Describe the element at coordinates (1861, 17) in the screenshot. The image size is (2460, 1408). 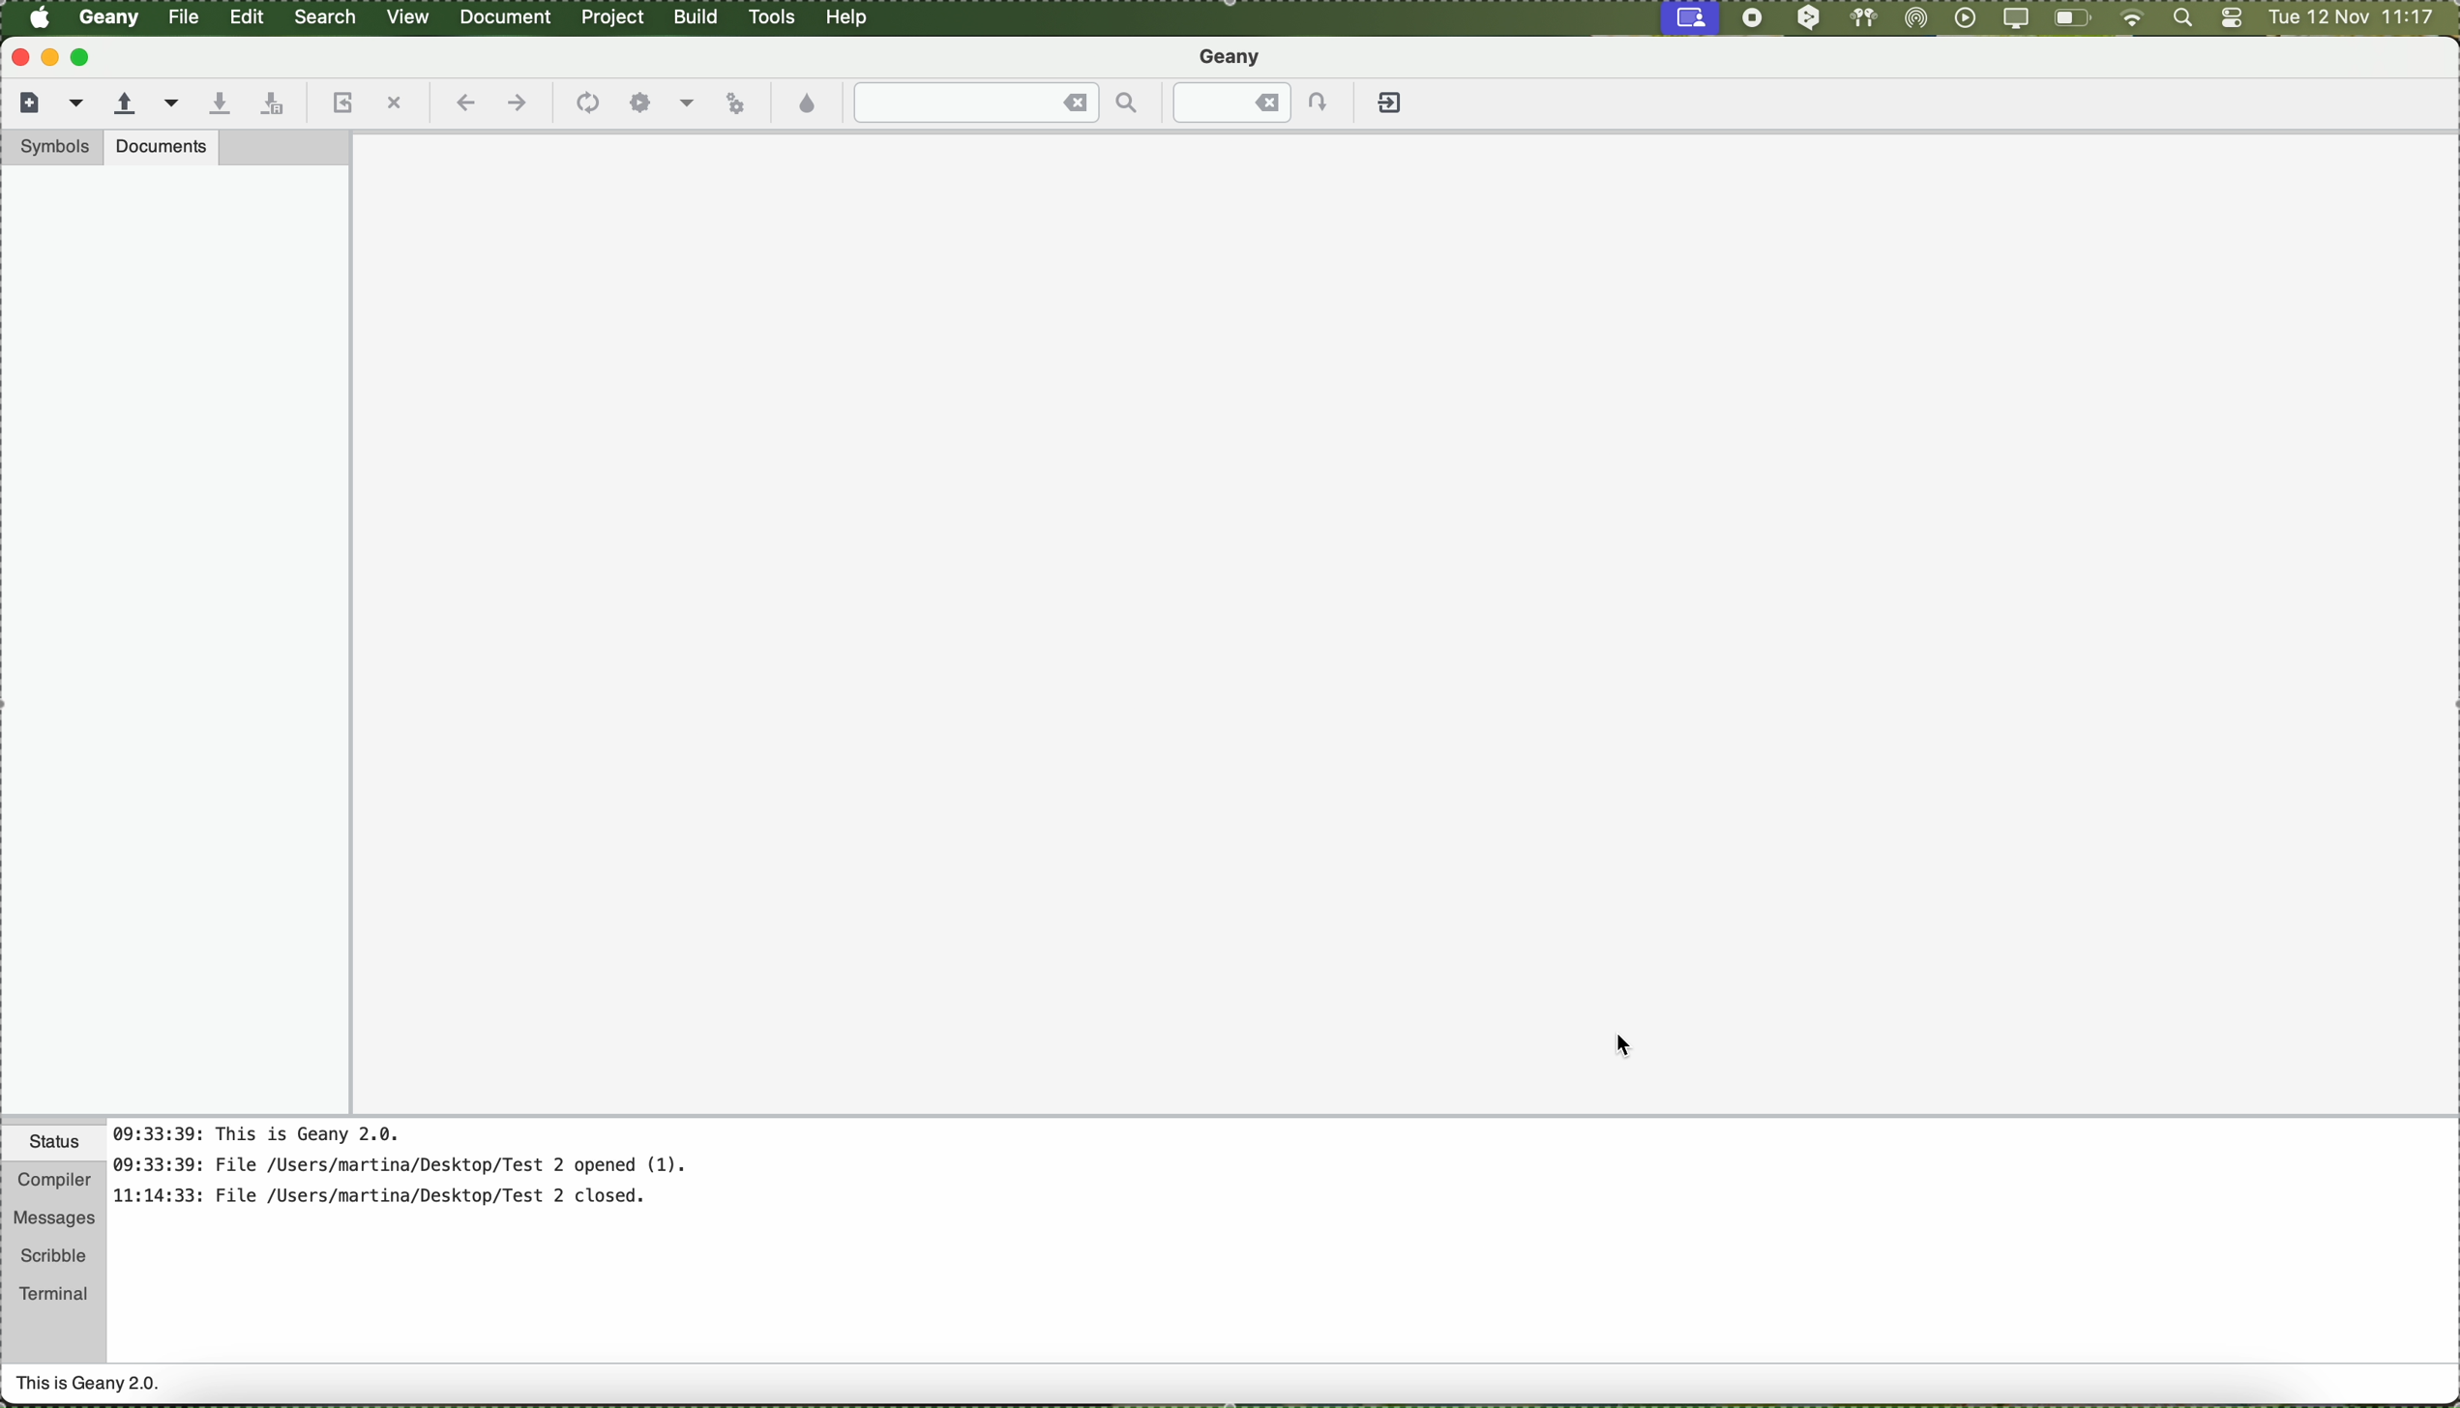
I see `airpods` at that location.